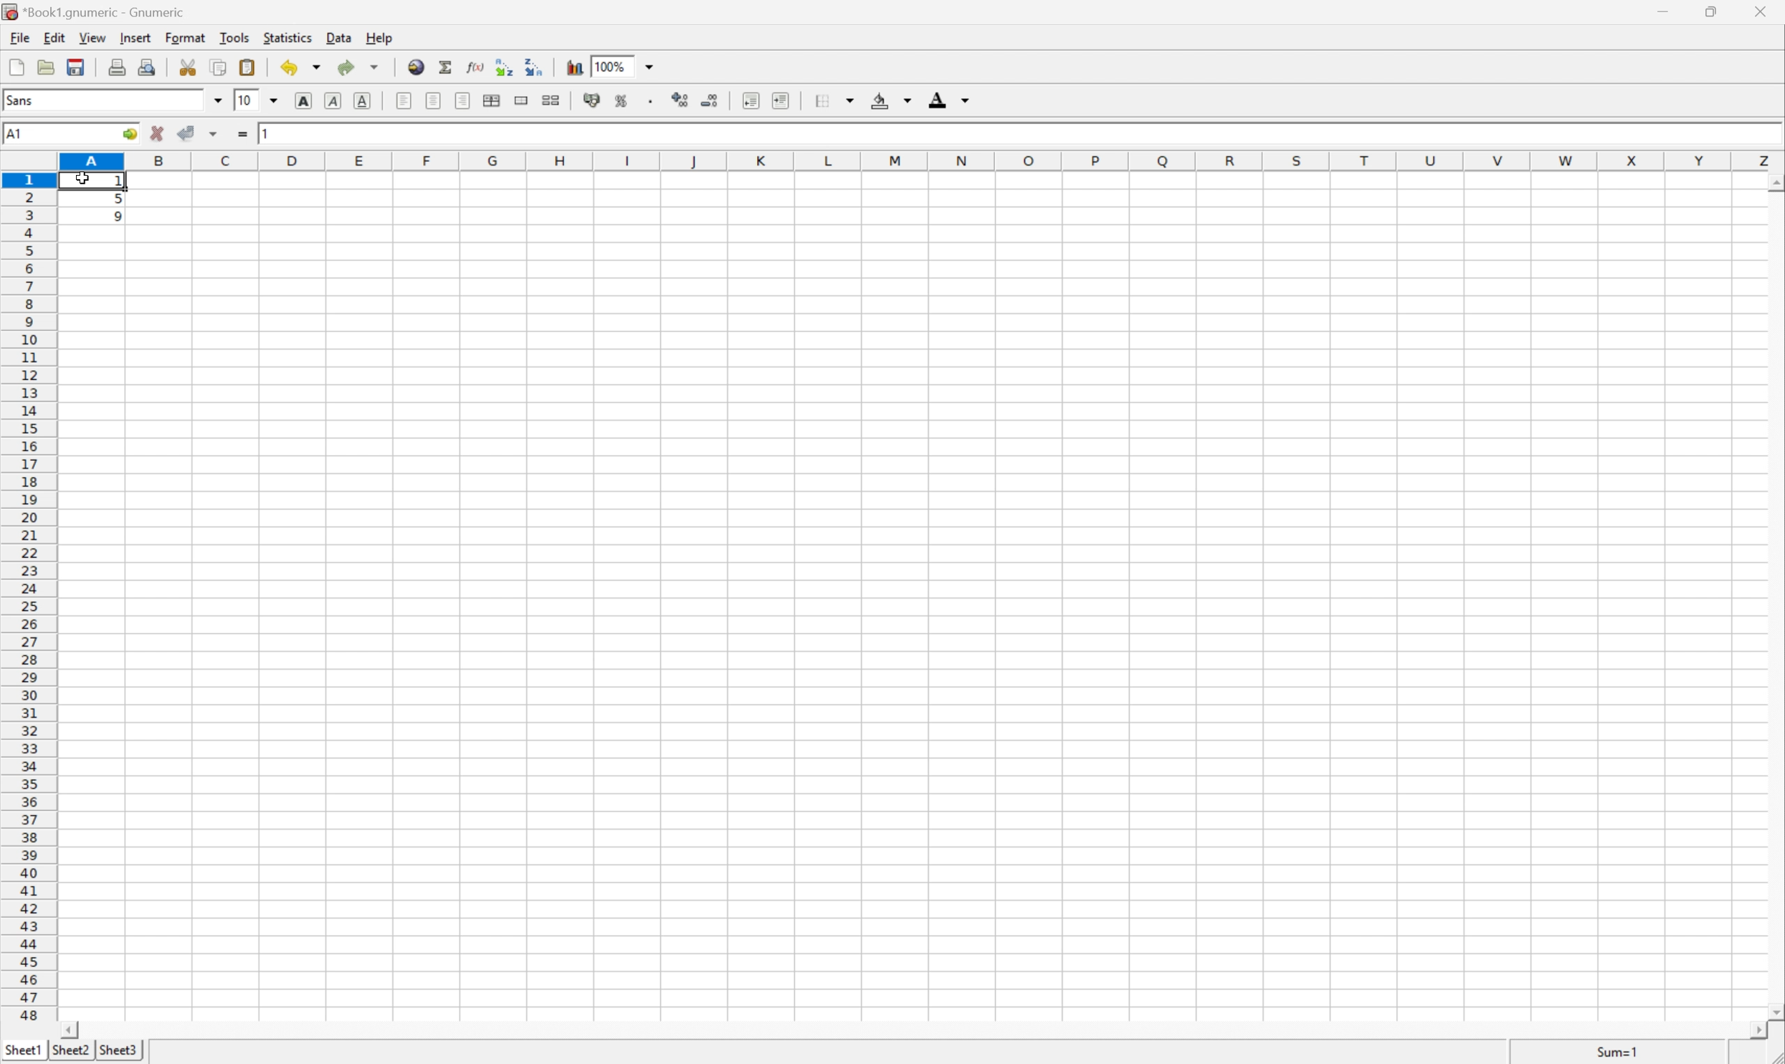 The image size is (1785, 1064). What do you see at coordinates (653, 65) in the screenshot?
I see `drop down` at bounding box center [653, 65].